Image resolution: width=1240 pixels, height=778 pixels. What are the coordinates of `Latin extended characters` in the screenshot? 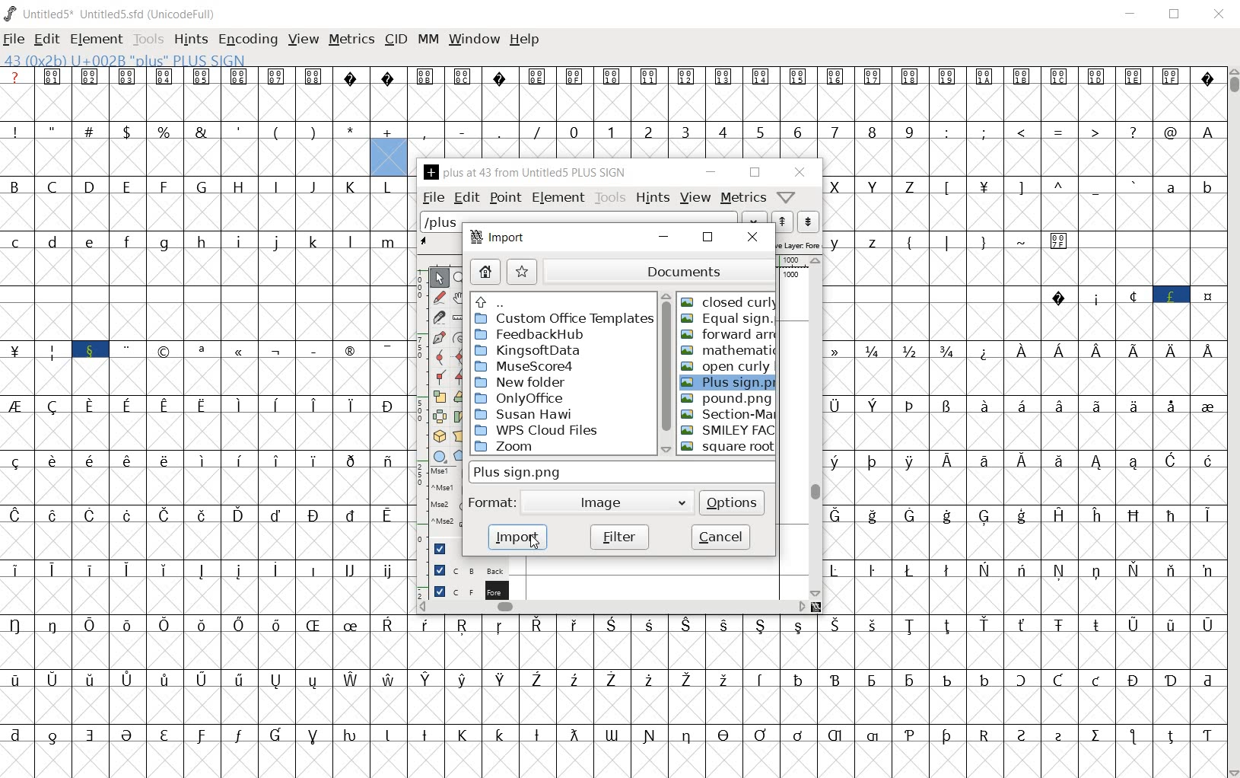 It's located at (166, 589).